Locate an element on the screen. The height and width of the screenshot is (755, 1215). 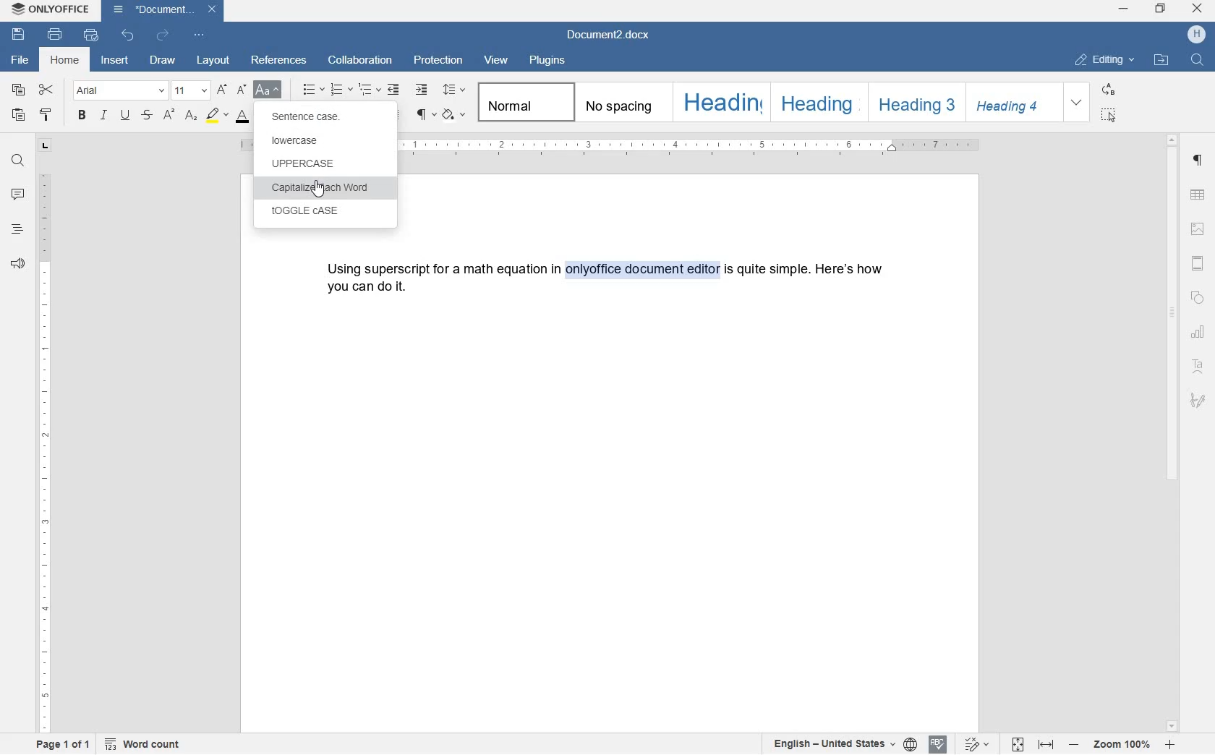
minimize is located at coordinates (1123, 9).